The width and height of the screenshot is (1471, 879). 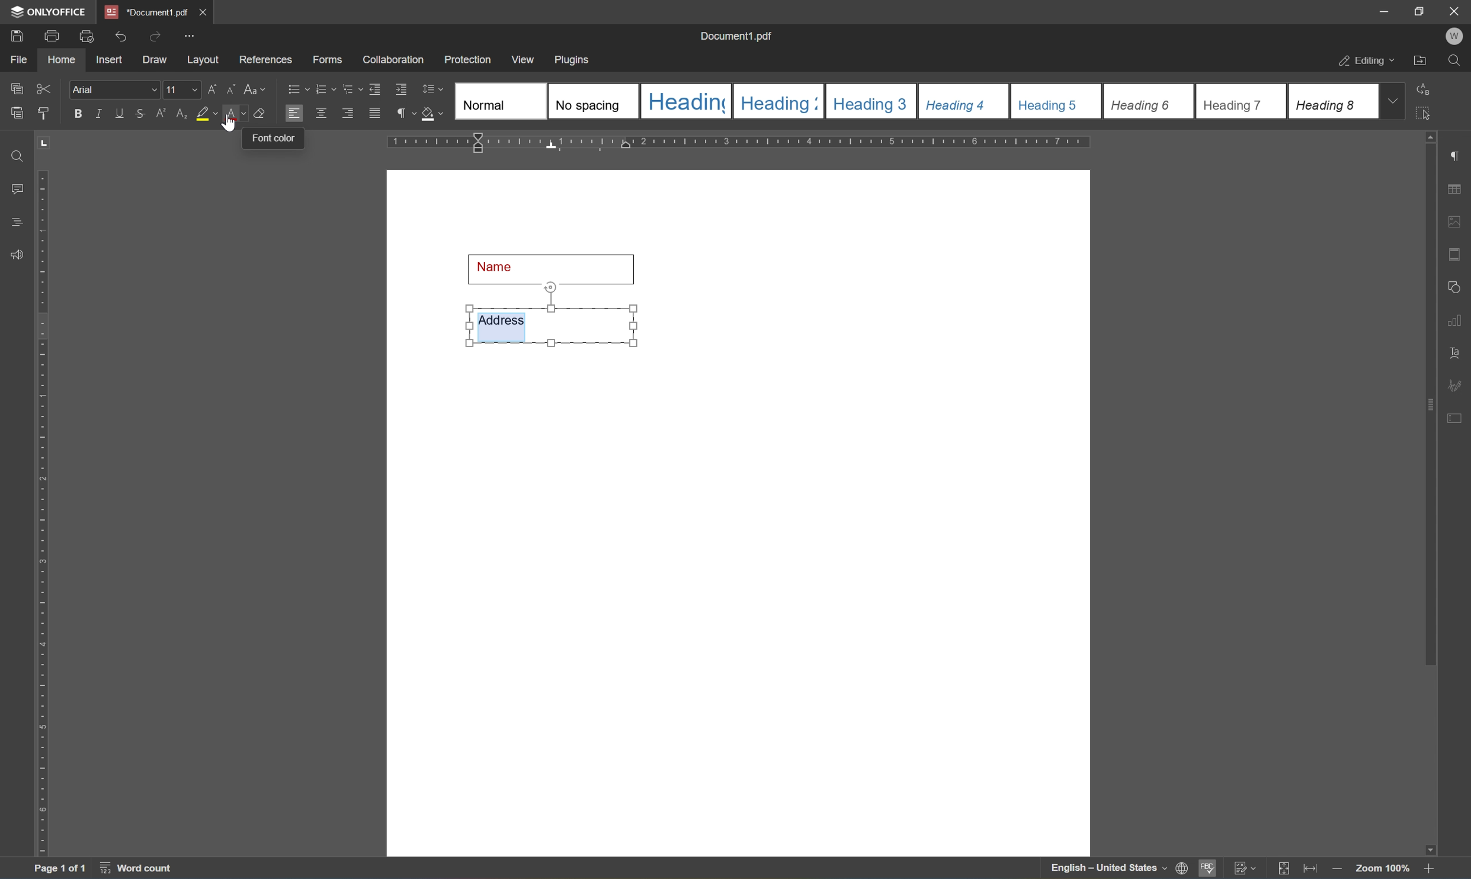 What do you see at coordinates (156, 60) in the screenshot?
I see `draw` at bounding box center [156, 60].